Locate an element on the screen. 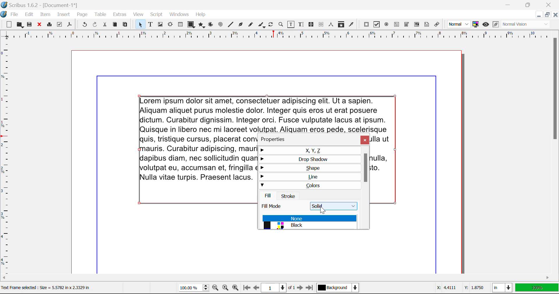  First Page is located at coordinates (246, 288).